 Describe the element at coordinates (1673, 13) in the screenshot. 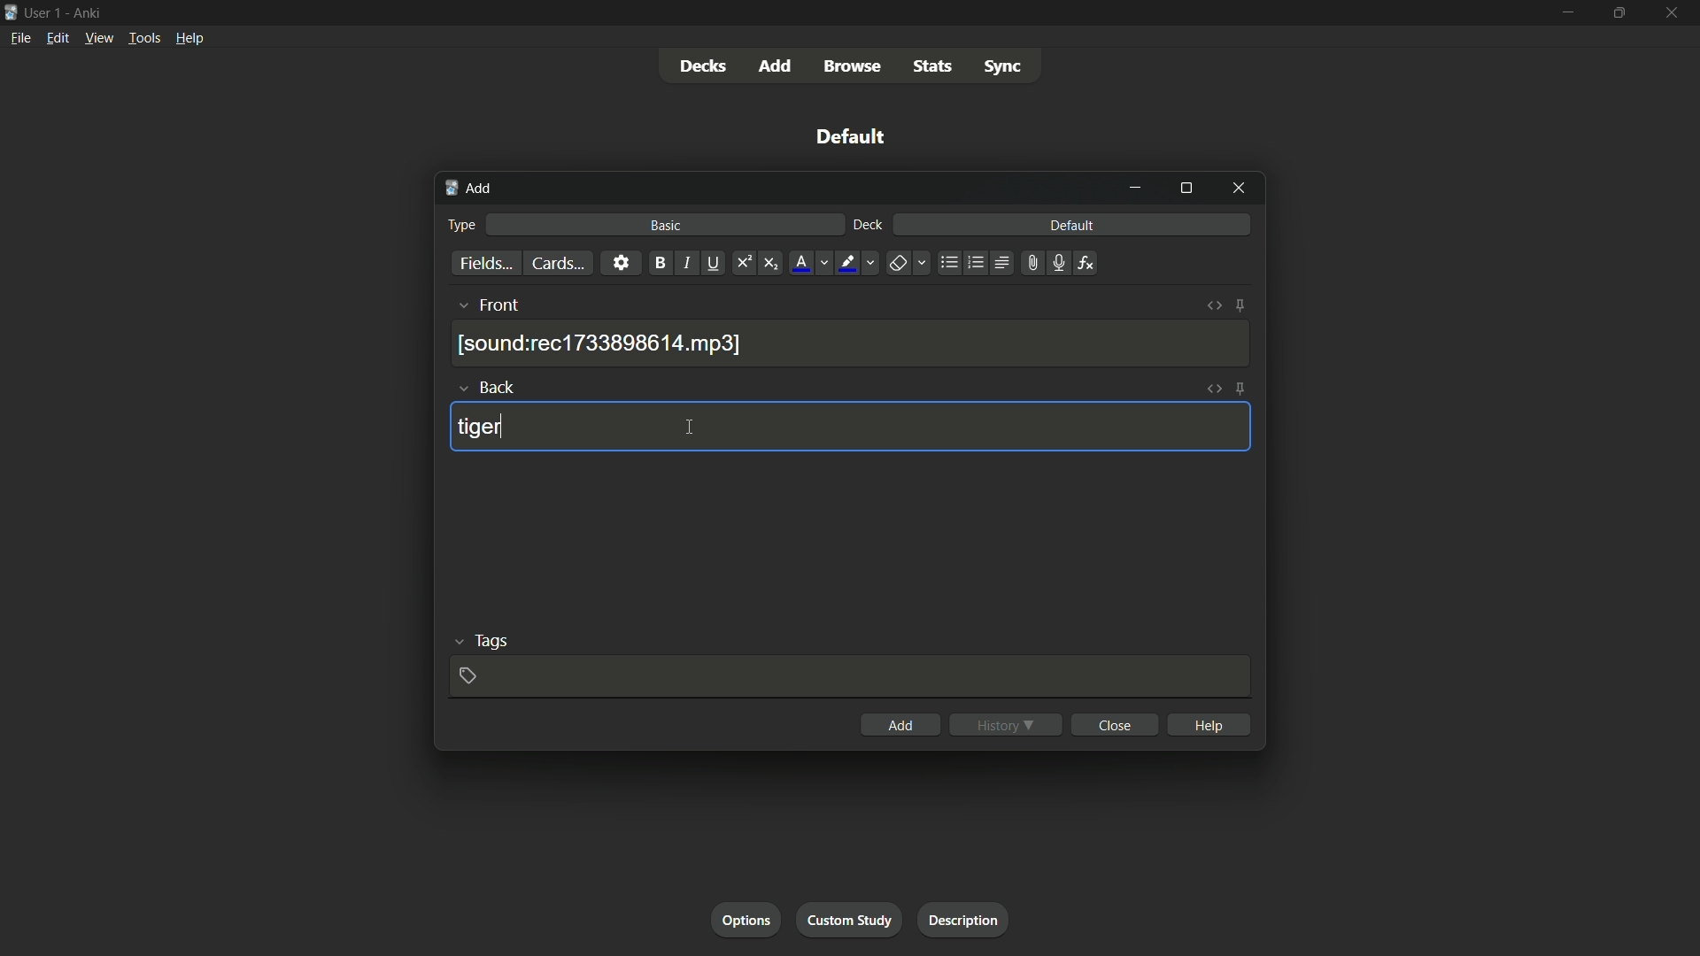

I see `close app` at that location.